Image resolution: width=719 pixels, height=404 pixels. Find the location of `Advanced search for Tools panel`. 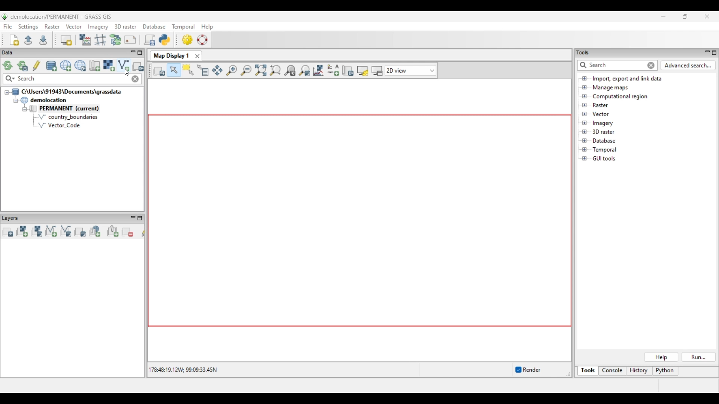

Advanced search for Tools panel is located at coordinates (688, 65).